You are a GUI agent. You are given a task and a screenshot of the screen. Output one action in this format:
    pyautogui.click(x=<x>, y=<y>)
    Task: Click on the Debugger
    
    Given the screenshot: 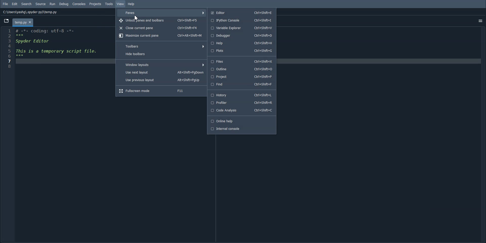 What is the action you would take?
    pyautogui.click(x=242, y=36)
    